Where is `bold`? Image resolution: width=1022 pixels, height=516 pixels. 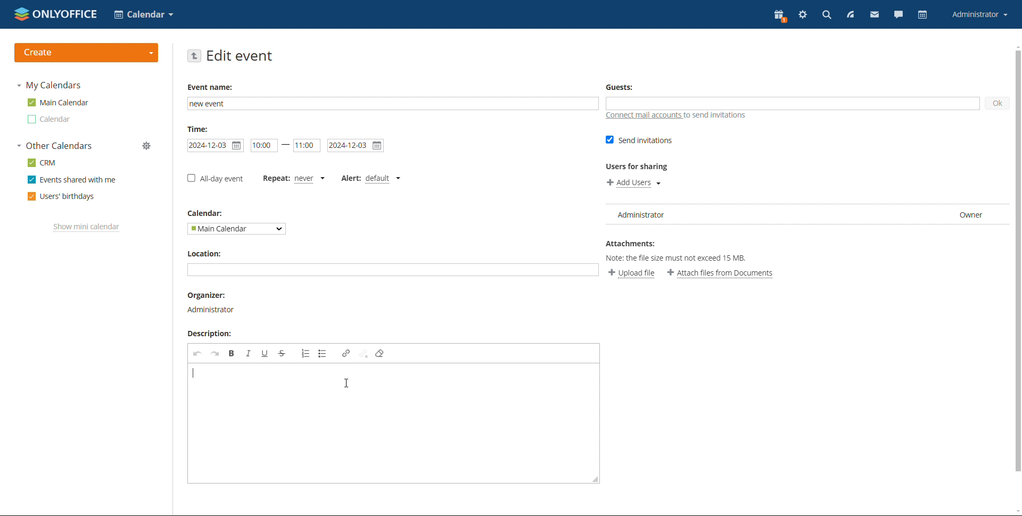
bold is located at coordinates (232, 353).